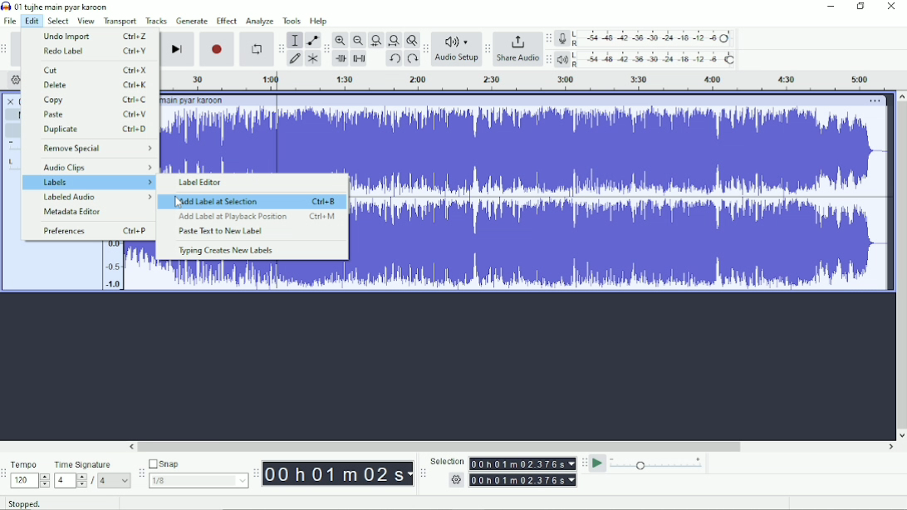  What do you see at coordinates (295, 58) in the screenshot?
I see `Draw tool` at bounding box center [295, 58].